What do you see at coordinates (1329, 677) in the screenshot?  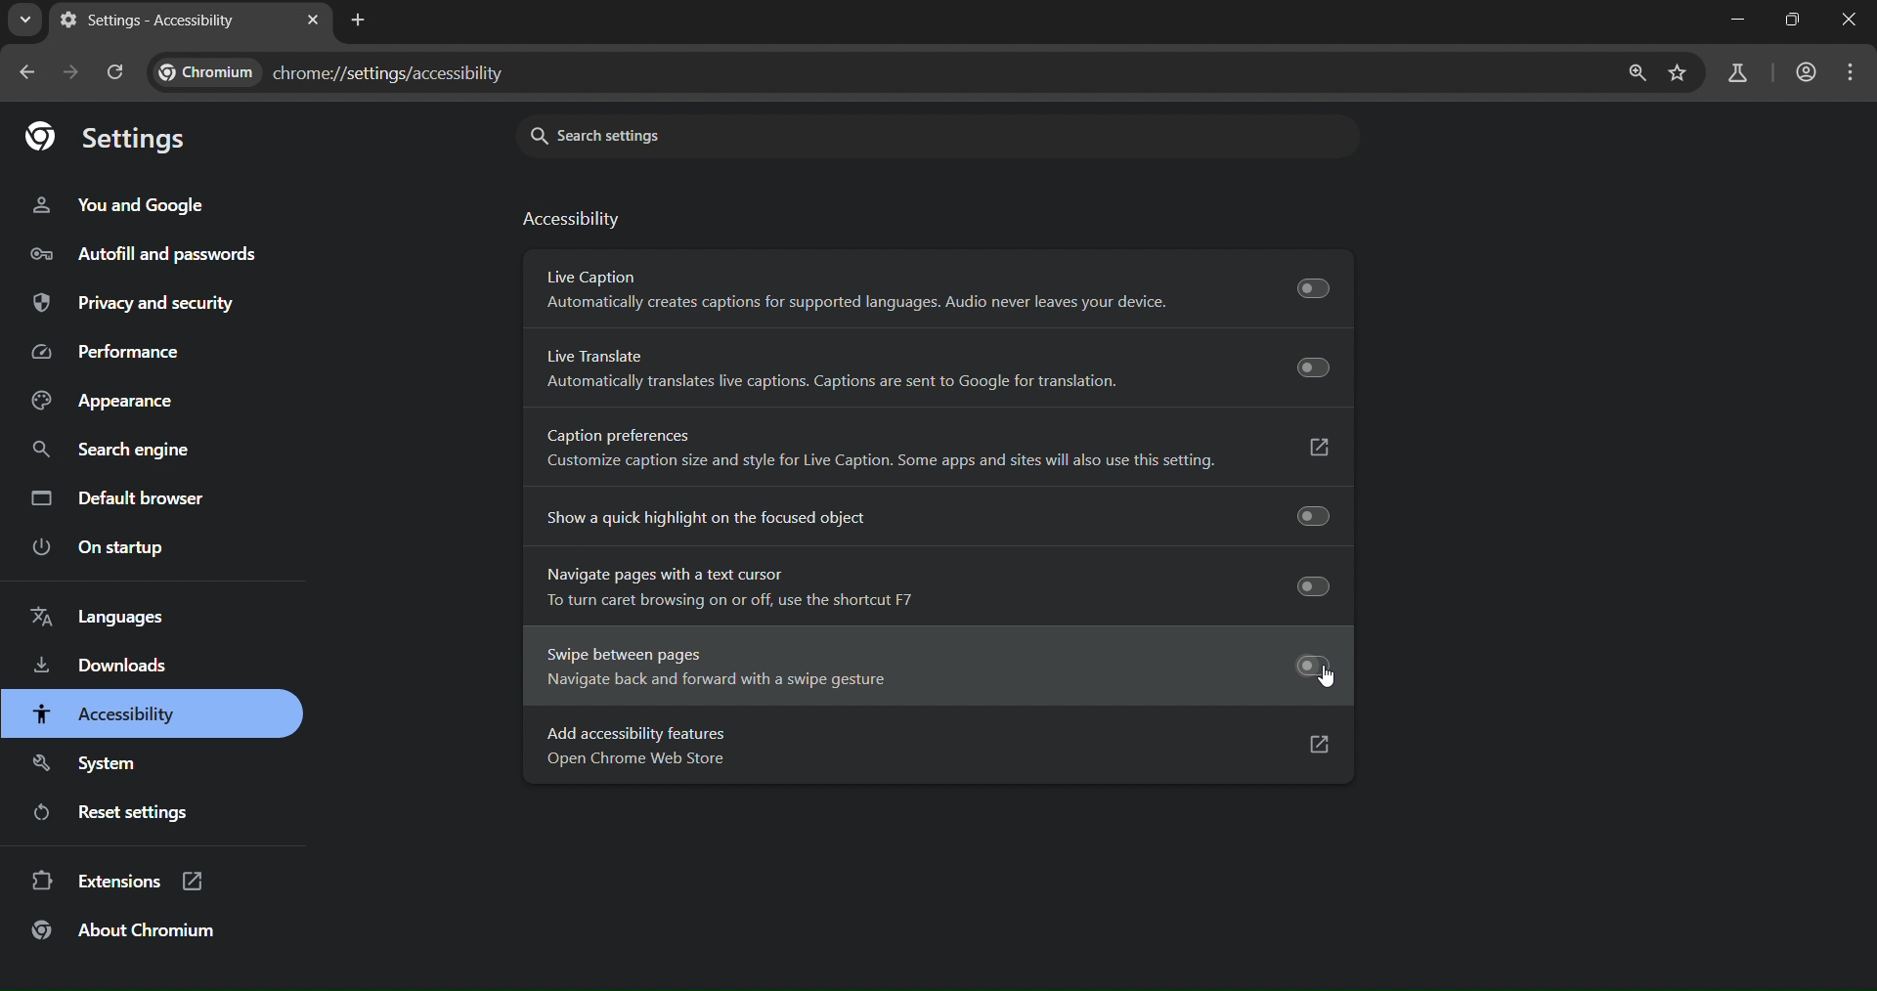 I see `cursor` at bounding box center [1329, 677].